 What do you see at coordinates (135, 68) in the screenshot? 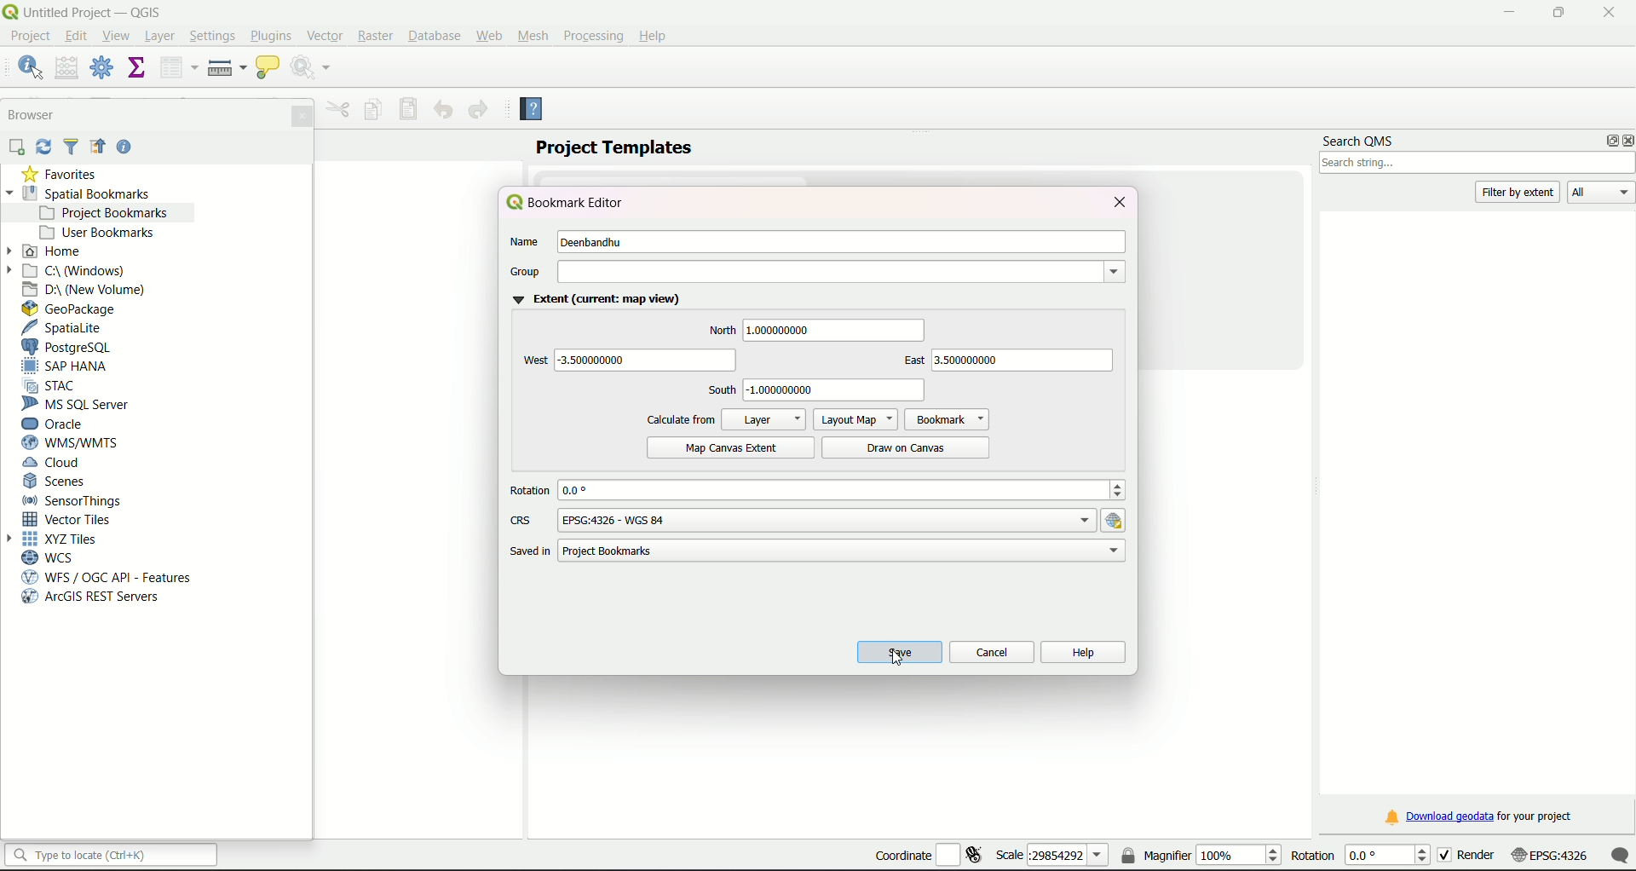
I see `show statistical summary` at bounding box center [135, 68].